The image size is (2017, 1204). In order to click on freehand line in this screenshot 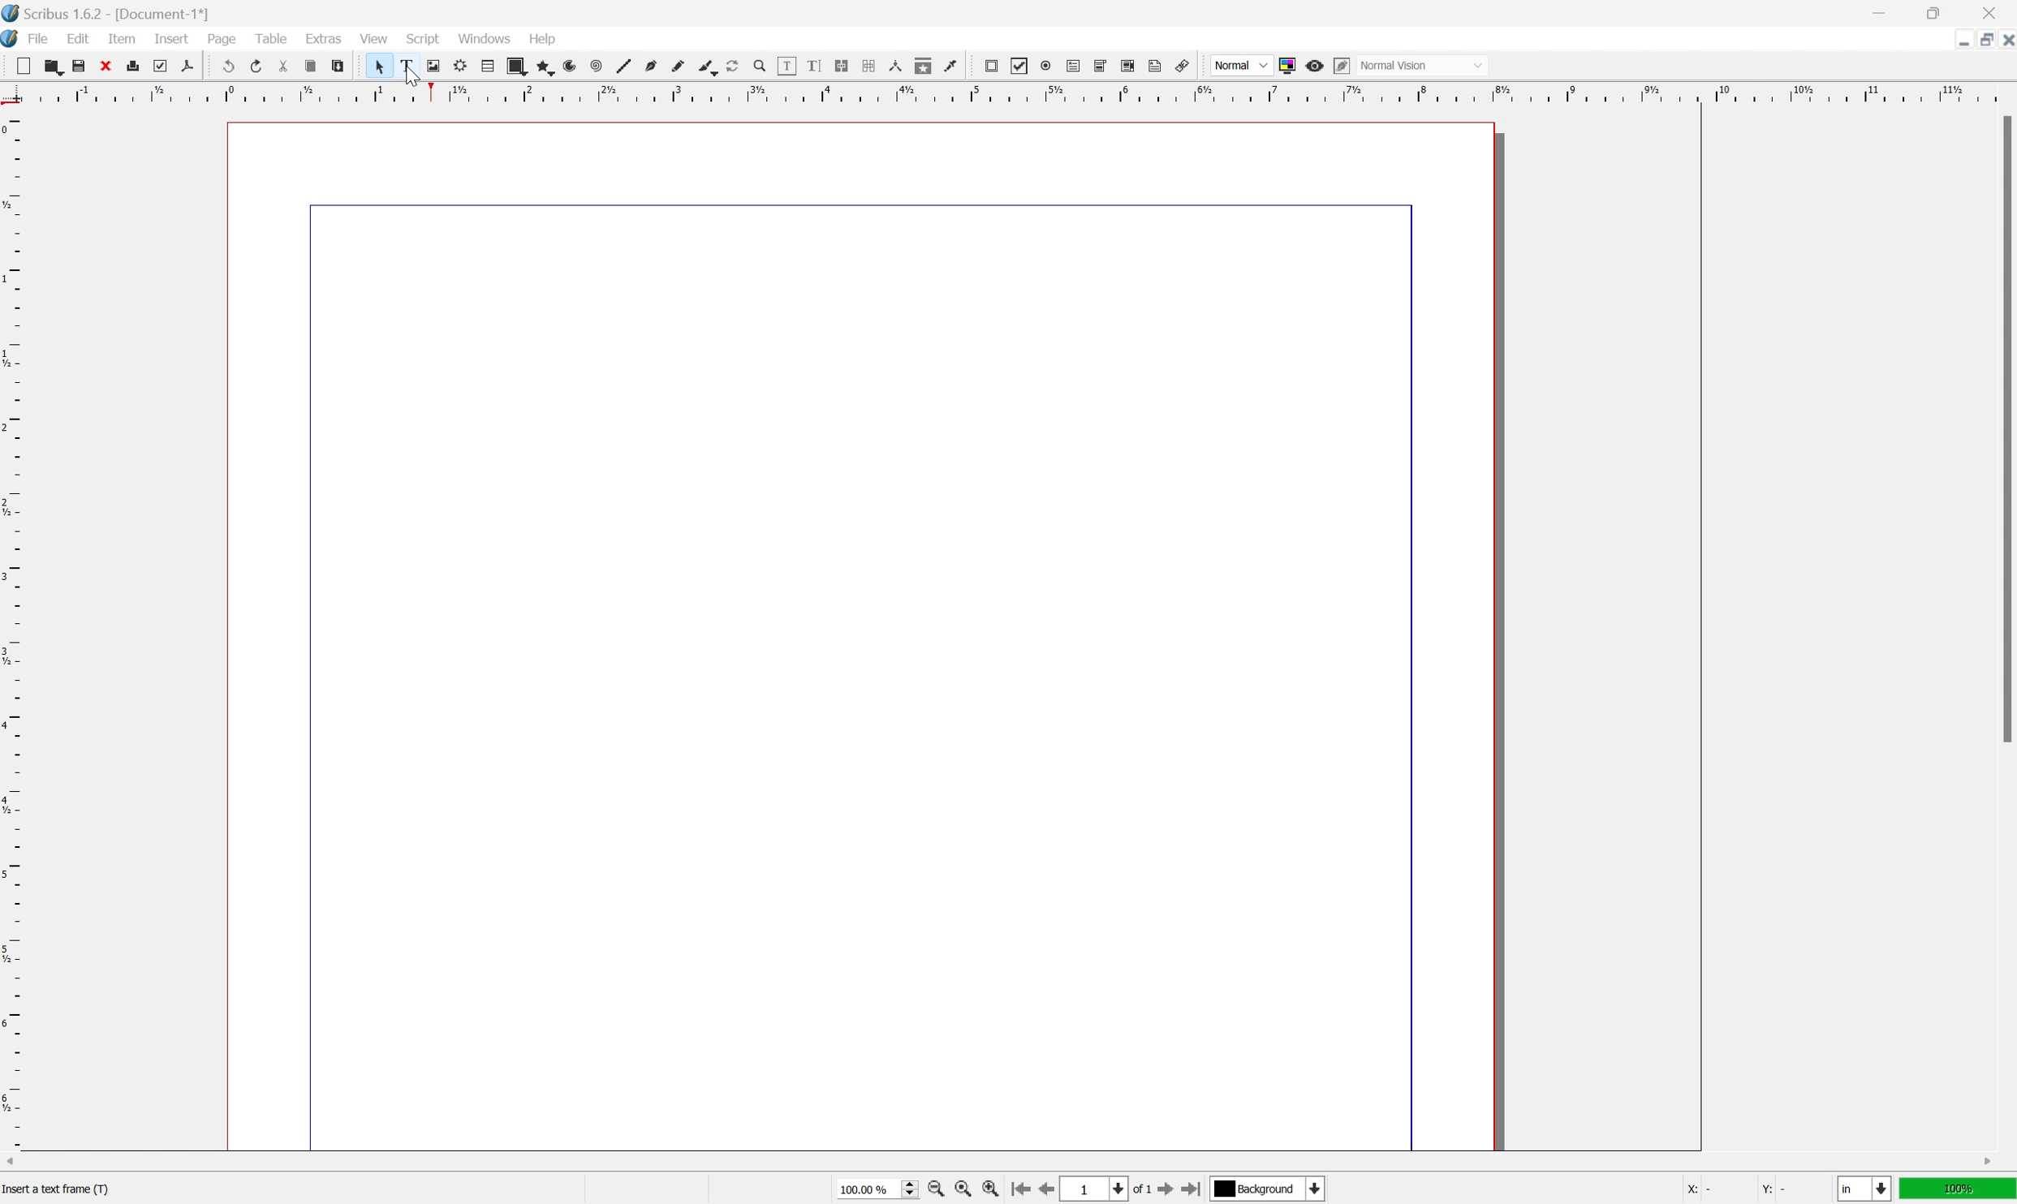, I will do `click(679, 67)`.